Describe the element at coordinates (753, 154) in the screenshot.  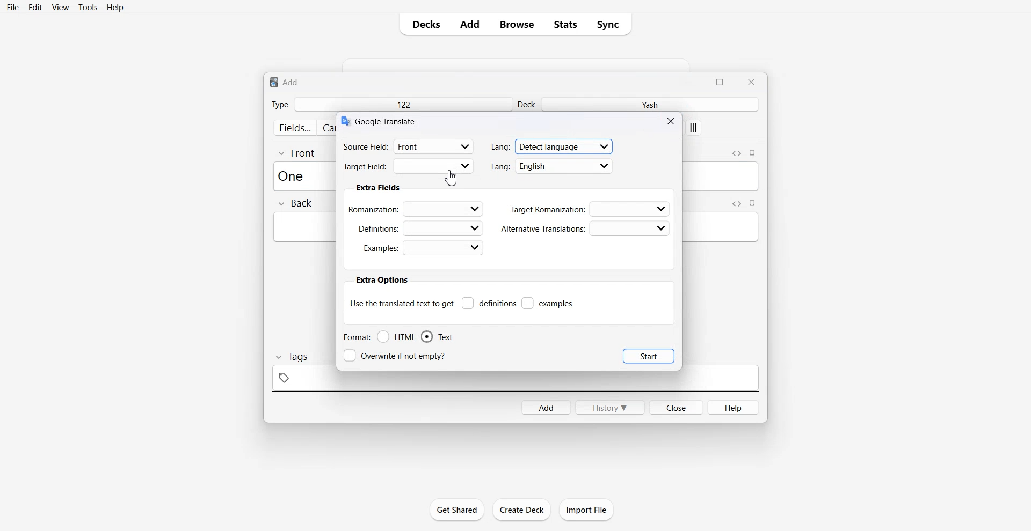
I see `Toggle sticky` at that location.